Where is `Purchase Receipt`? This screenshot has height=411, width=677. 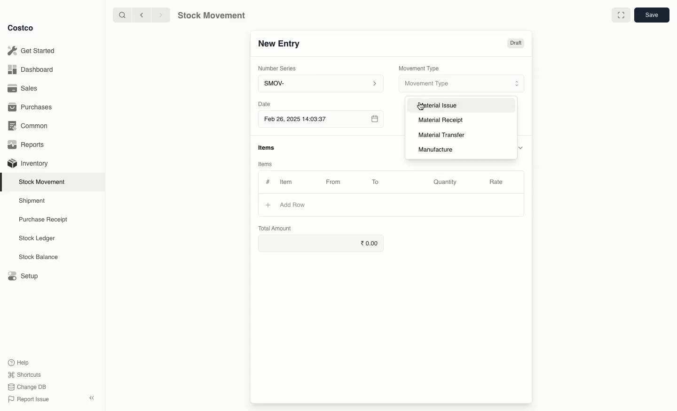
Purchase Receipt is located at coordinates (46, 219).